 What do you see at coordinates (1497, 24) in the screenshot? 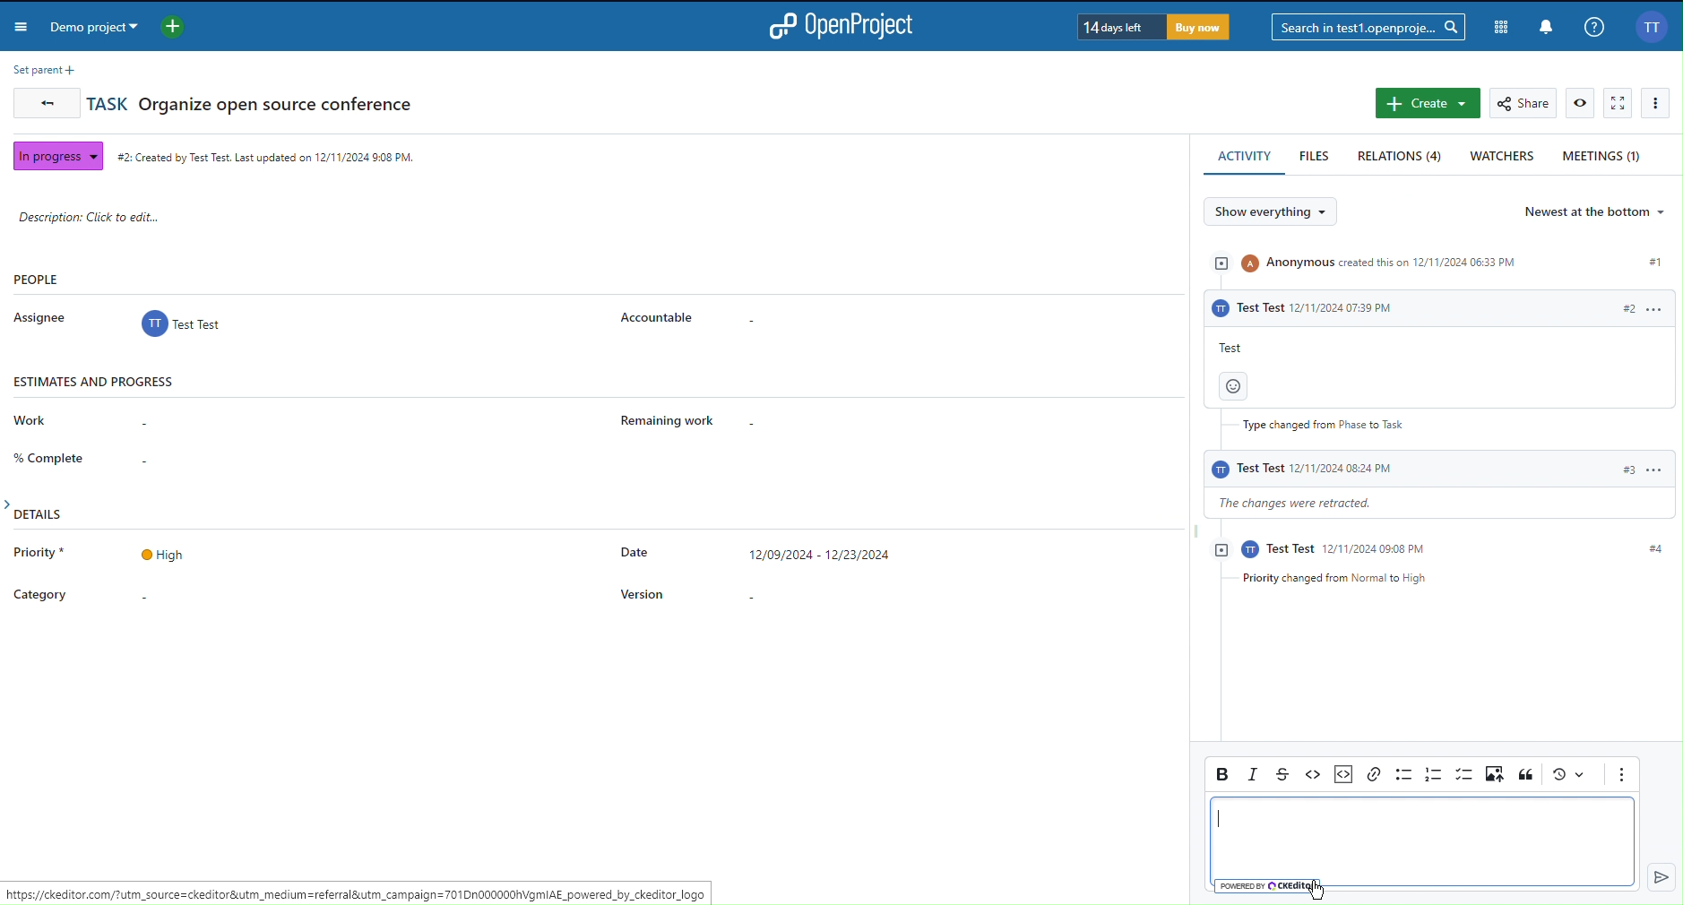
I see `Modules` at bounding box center [1497, 24].